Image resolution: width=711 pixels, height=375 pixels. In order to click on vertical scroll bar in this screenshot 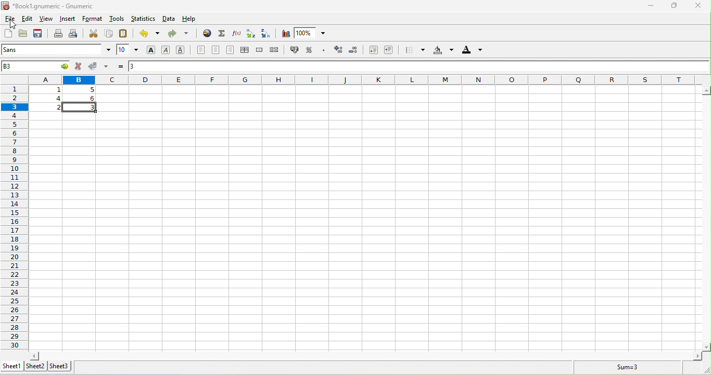, I will do `click(706, 219)`.